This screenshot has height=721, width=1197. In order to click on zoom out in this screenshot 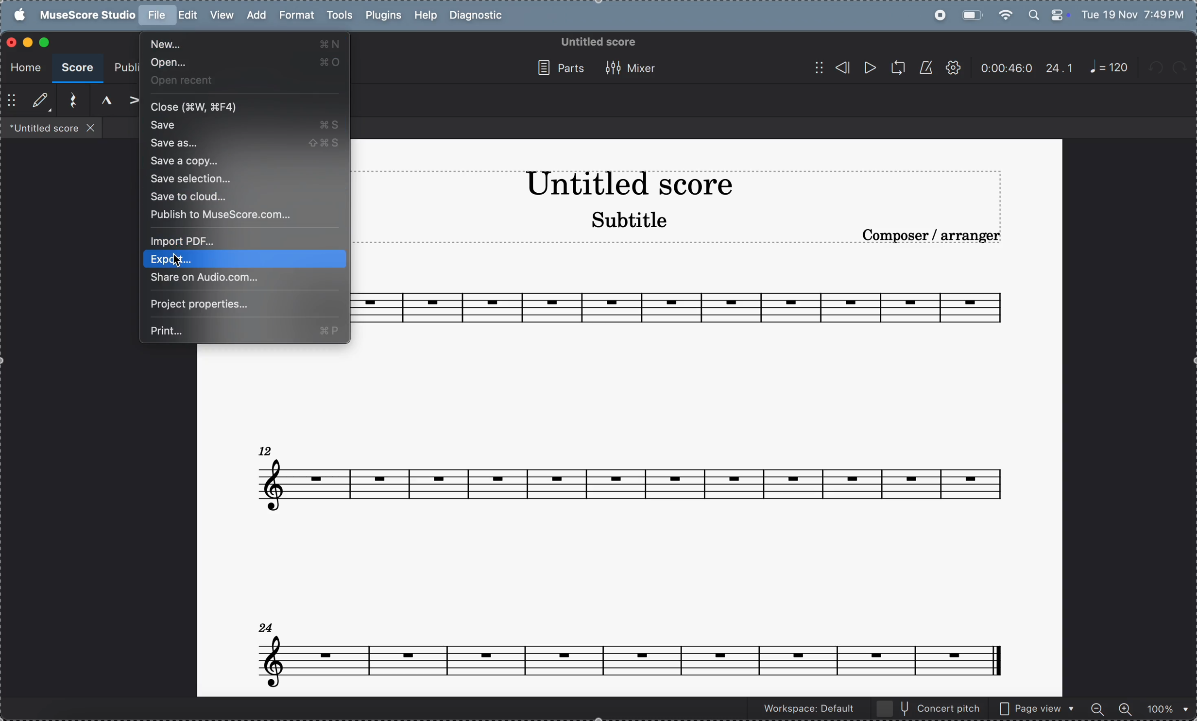, I will do `click(1099, 707)`.